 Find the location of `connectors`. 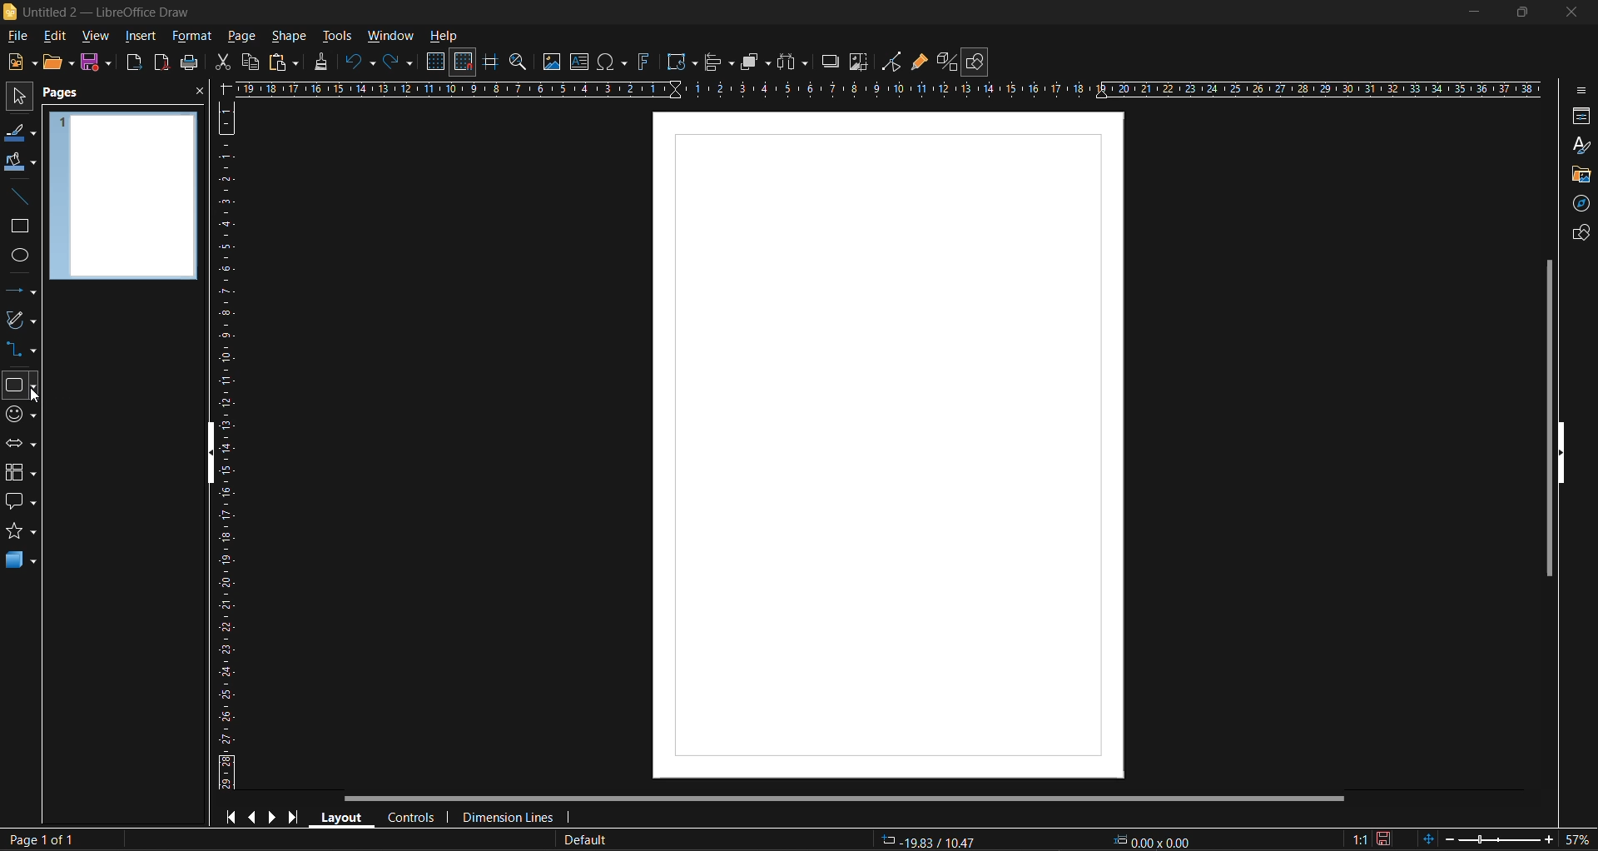

connectors is located at coordinates (19, 348).